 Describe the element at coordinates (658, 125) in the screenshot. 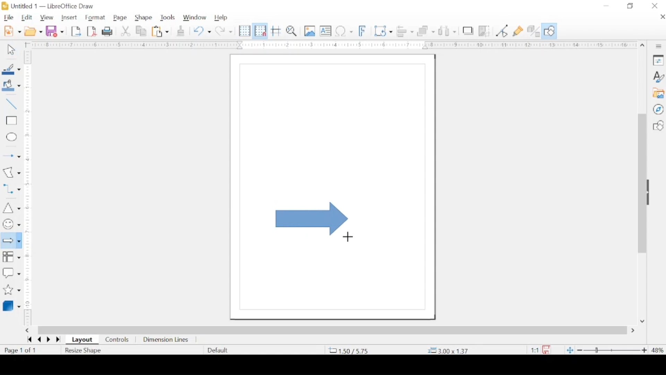

I see `basic shape` at that location.